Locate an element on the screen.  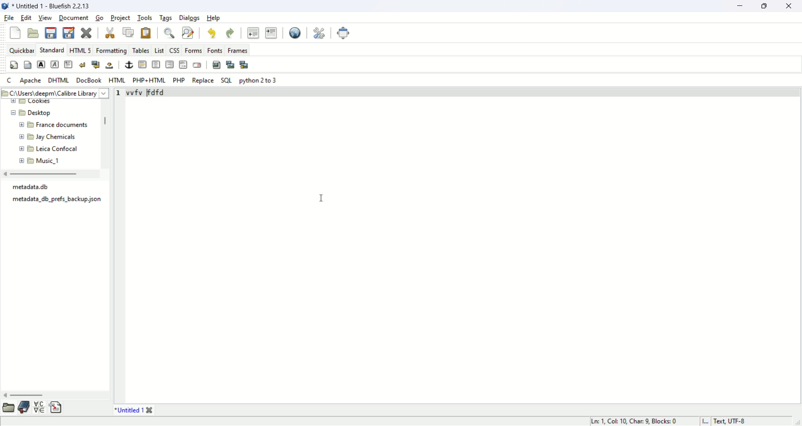
scroll bar is located at coordinates (106, 134).